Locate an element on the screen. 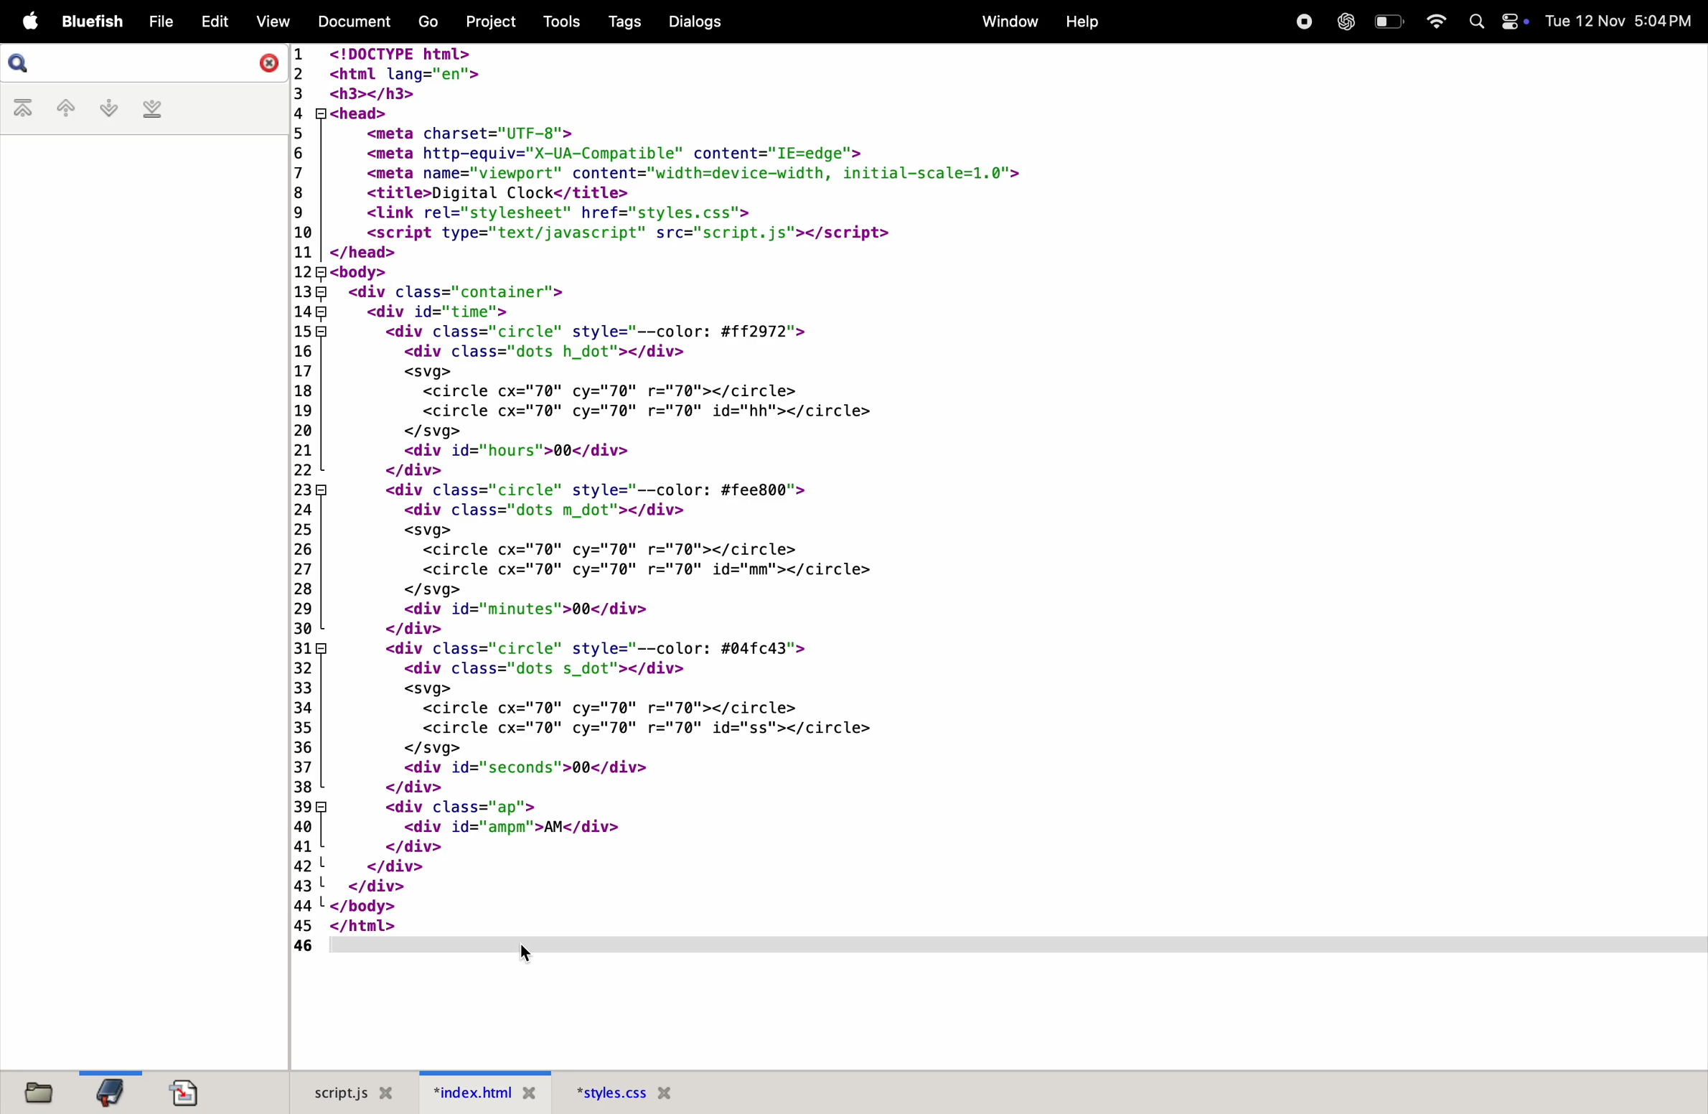 The image size is (1708, 1114). Search is located at coordinates (1474, 18).